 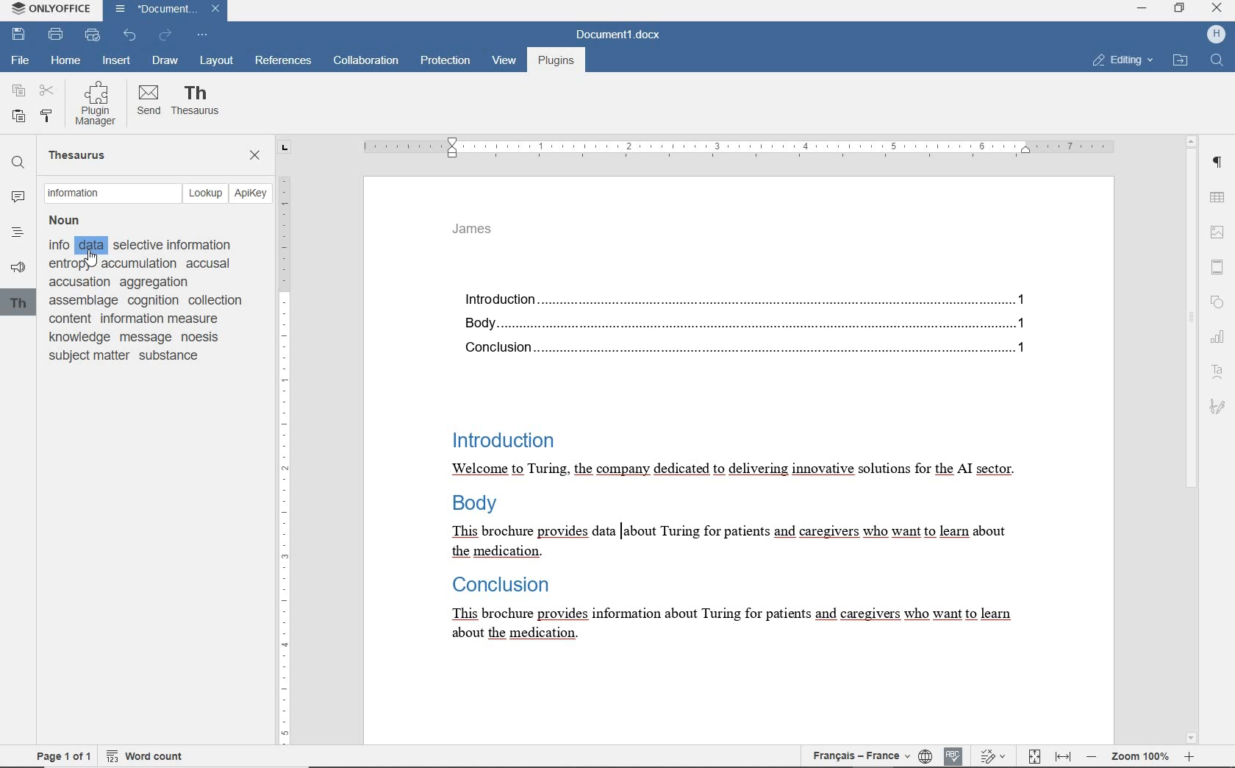 I want to click on RULER, so click(x=289, y=442).